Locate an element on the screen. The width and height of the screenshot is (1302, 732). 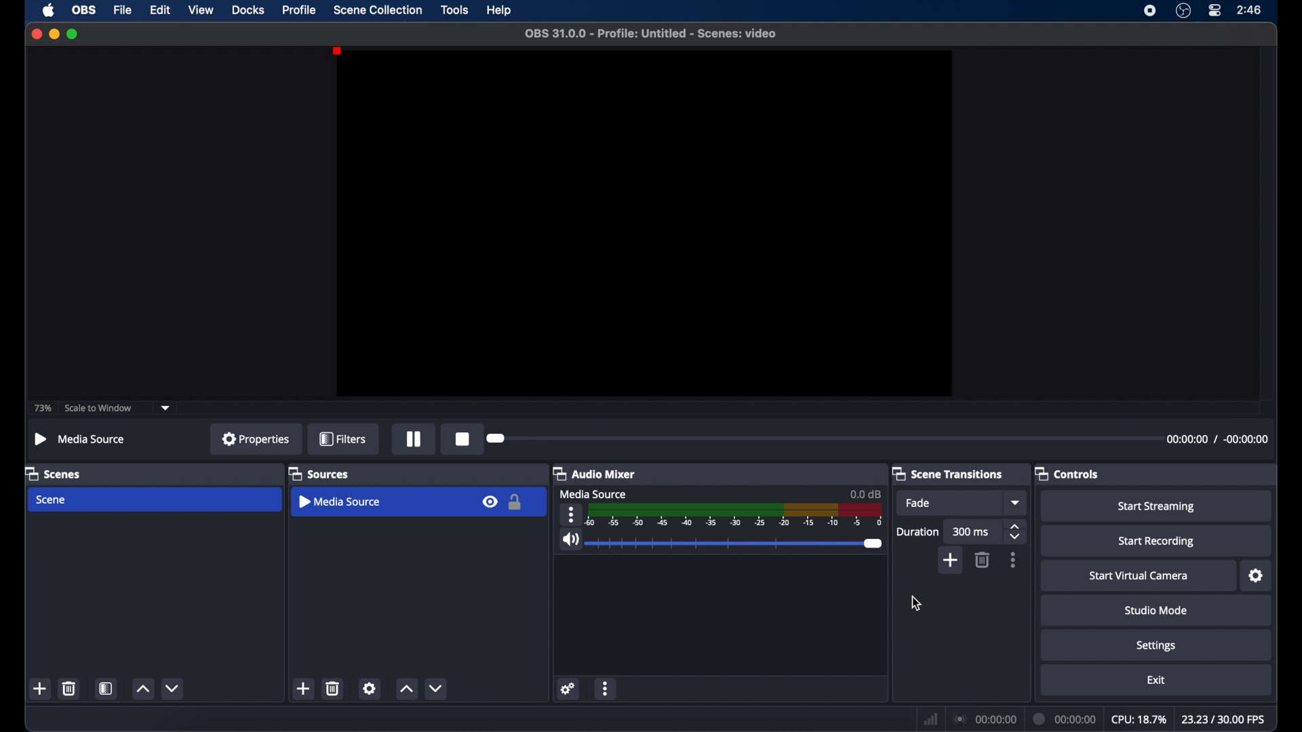
start recording is located at coordinates (1157, 542).